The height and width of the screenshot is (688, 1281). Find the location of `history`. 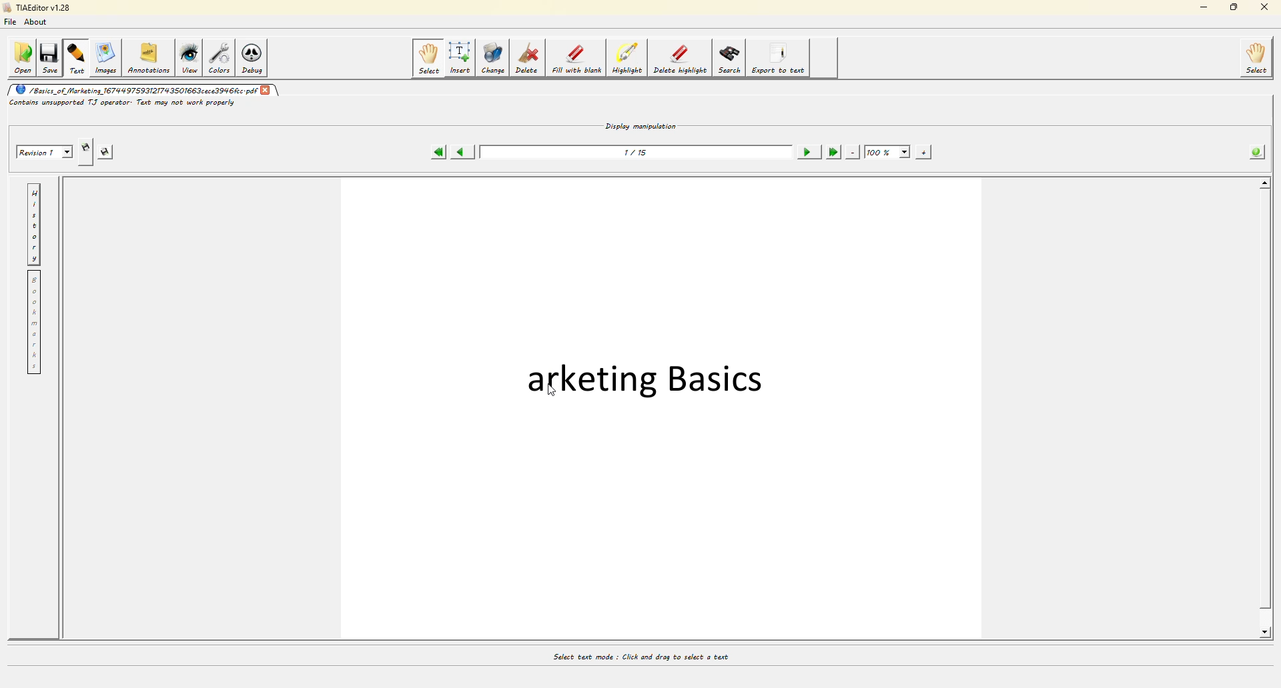

history is located at coordinates (33, 223).